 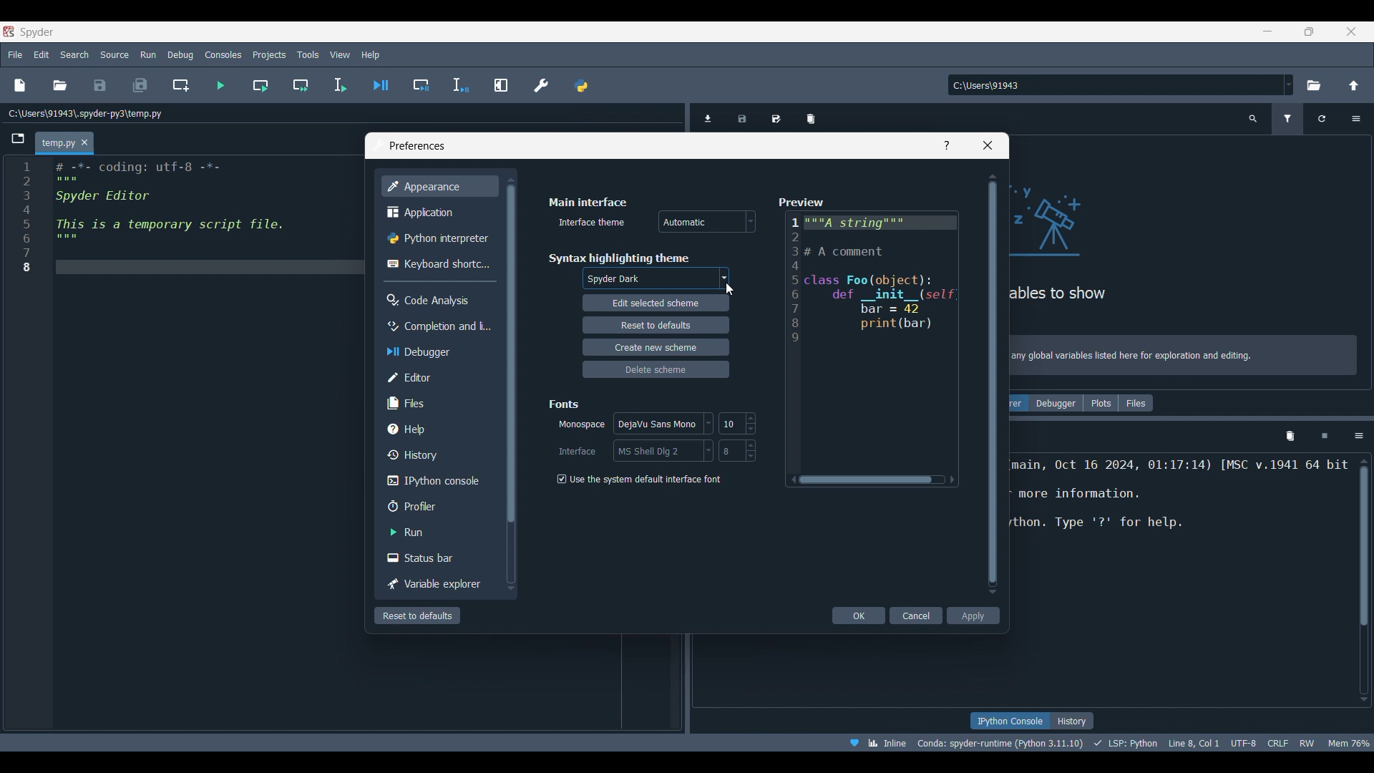 I want to click on Browse tabs, so click(x=18, y=139).